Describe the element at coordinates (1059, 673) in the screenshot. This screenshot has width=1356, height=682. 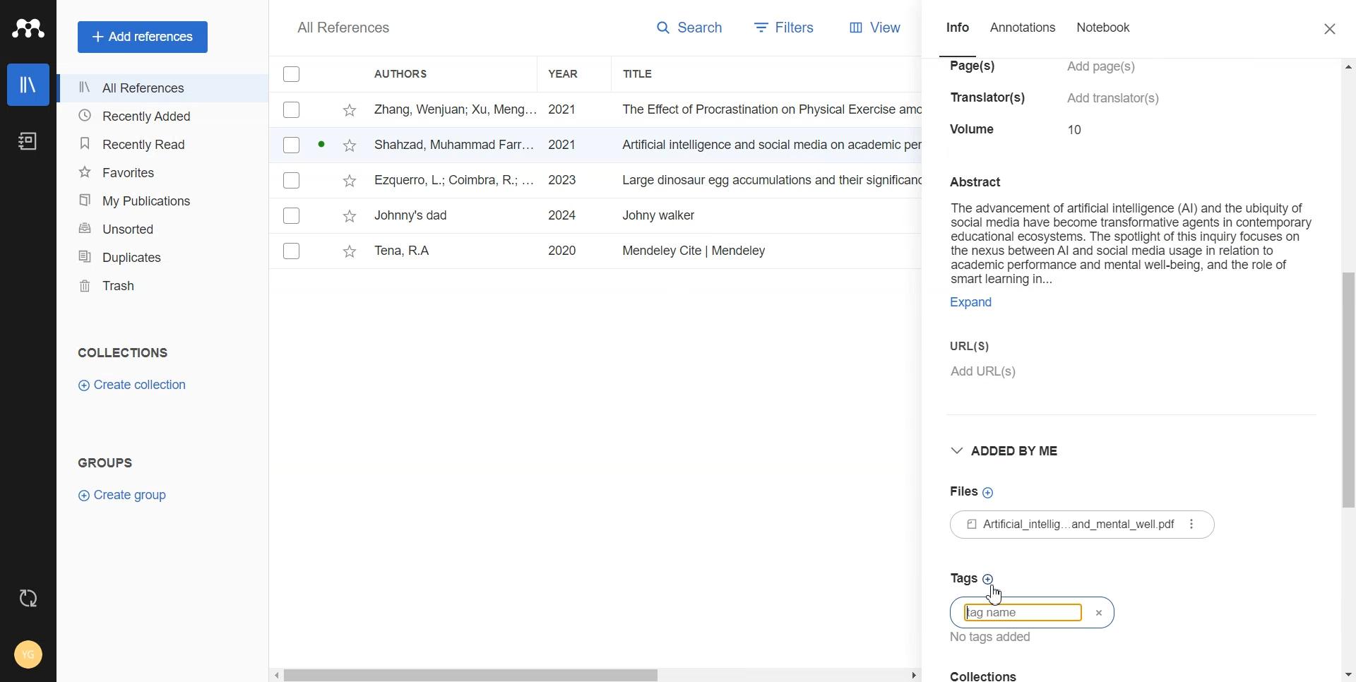
I see `Collection` at that location.